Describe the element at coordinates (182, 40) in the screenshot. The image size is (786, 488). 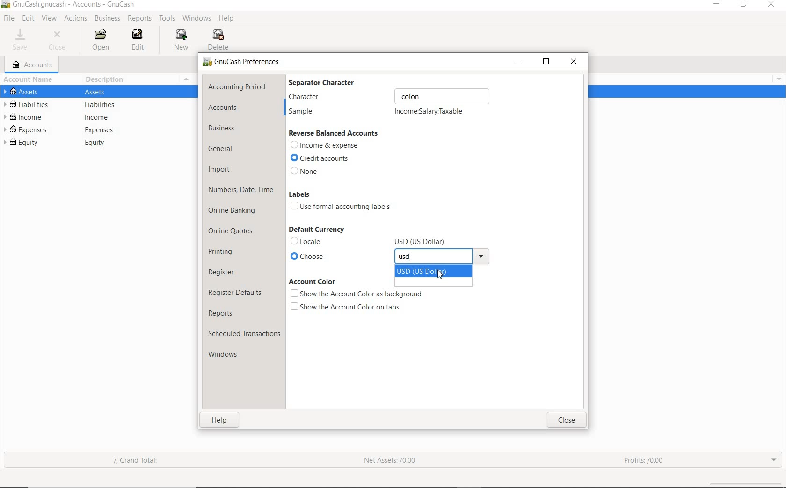
I see `NEW` at that location.